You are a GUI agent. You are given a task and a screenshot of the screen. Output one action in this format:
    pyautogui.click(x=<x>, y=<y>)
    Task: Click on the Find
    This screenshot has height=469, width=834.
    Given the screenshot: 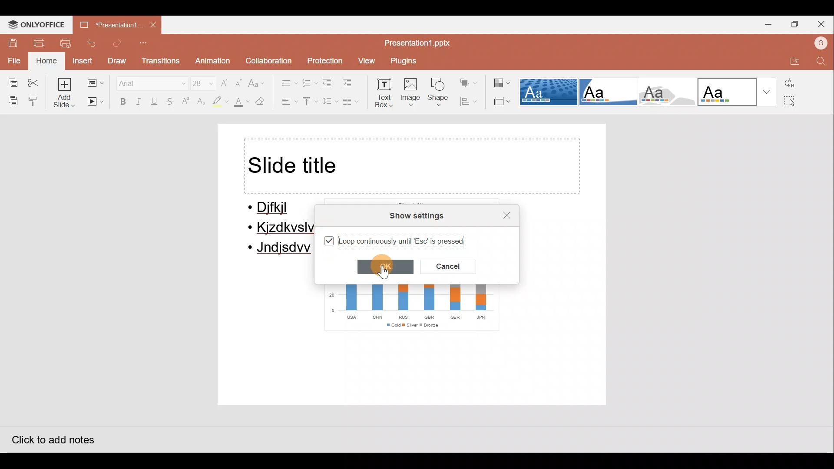 What is the action you would take?
    pyautogui.click(x=820, y=62)
    